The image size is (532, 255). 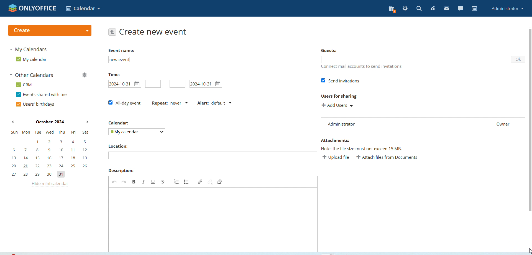 I want to click on attach file from documents, so click(x=388, y=158).